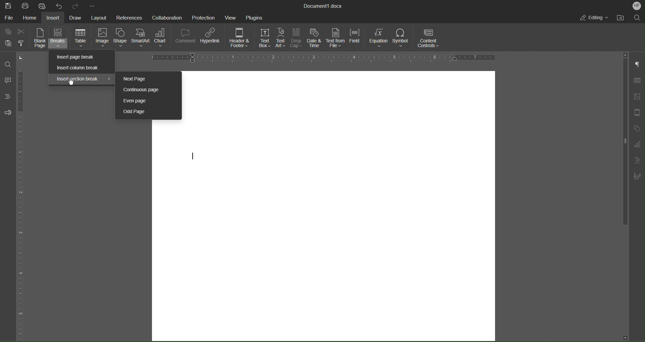 Image resolution: width=645 pixels, height=342 pixels. What do you see at coordinates (22, 32) in the screenshot?
I see `Cut` at bounding box center [22, 32].